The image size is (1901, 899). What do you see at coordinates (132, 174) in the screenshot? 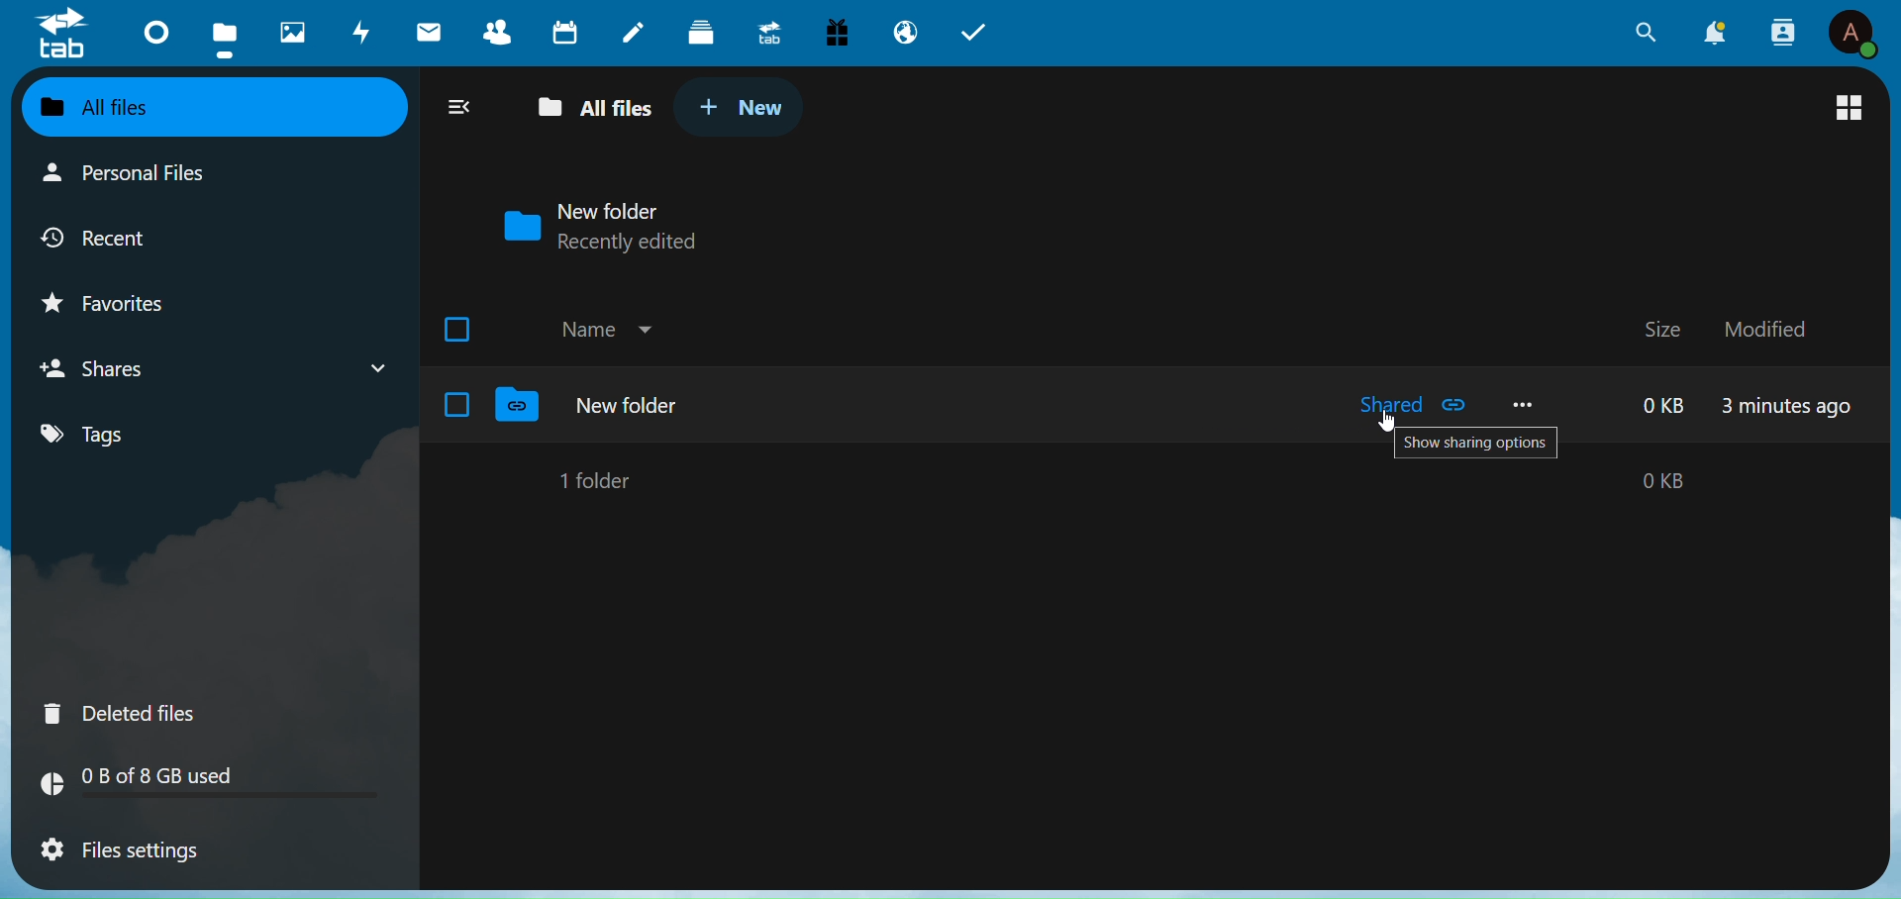
I see `Personal Files` at bounding box center [132, 174].